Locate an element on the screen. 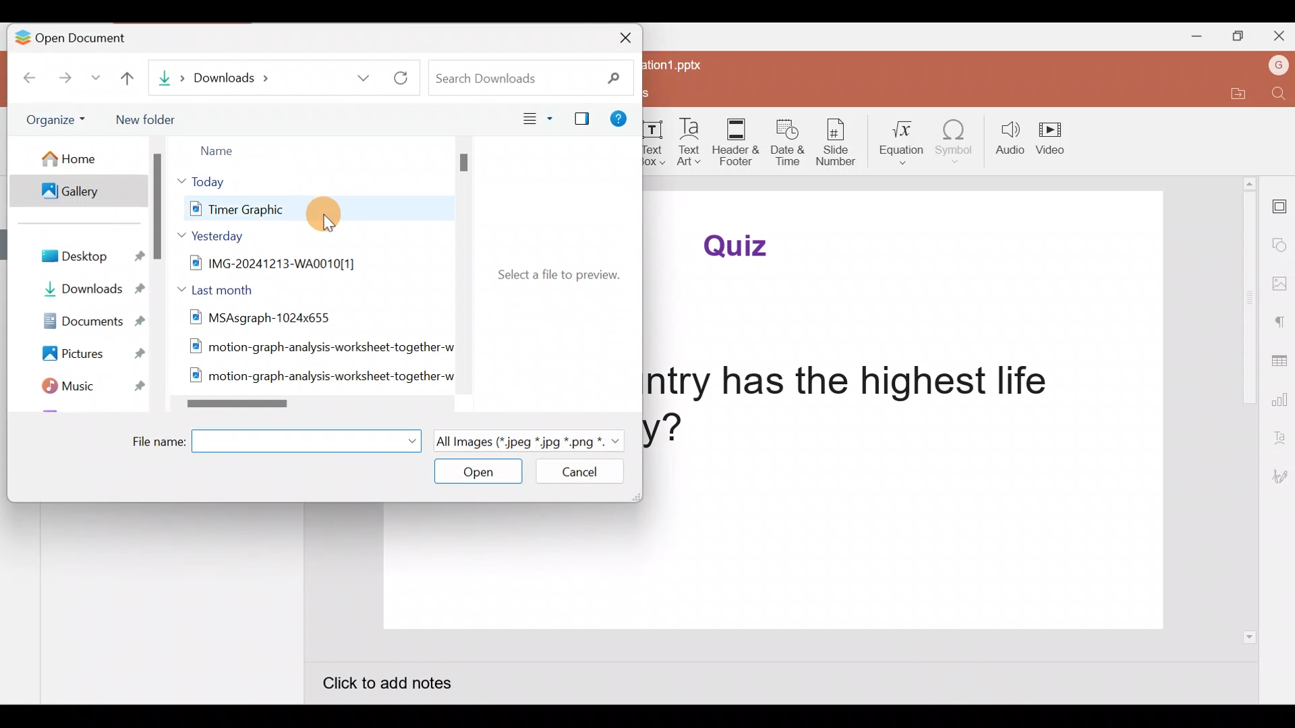 The height and width of the screenshot is (728, 1295). Scroll bar is located at coordinates (308, 406).